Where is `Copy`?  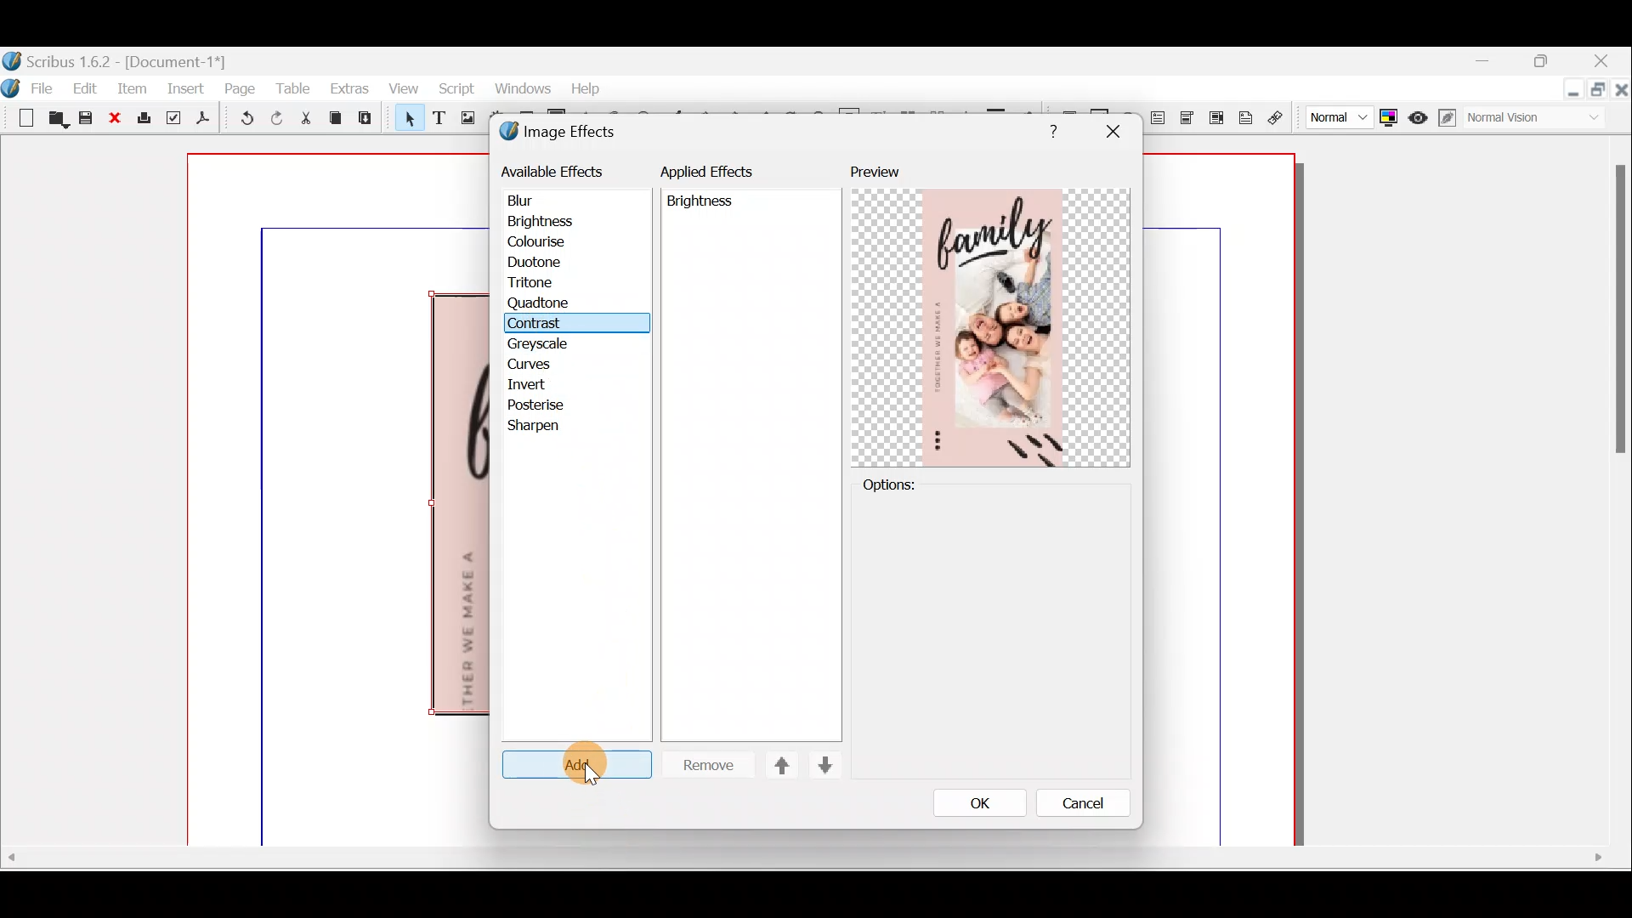 Copy is located at coordinates (336, 118).